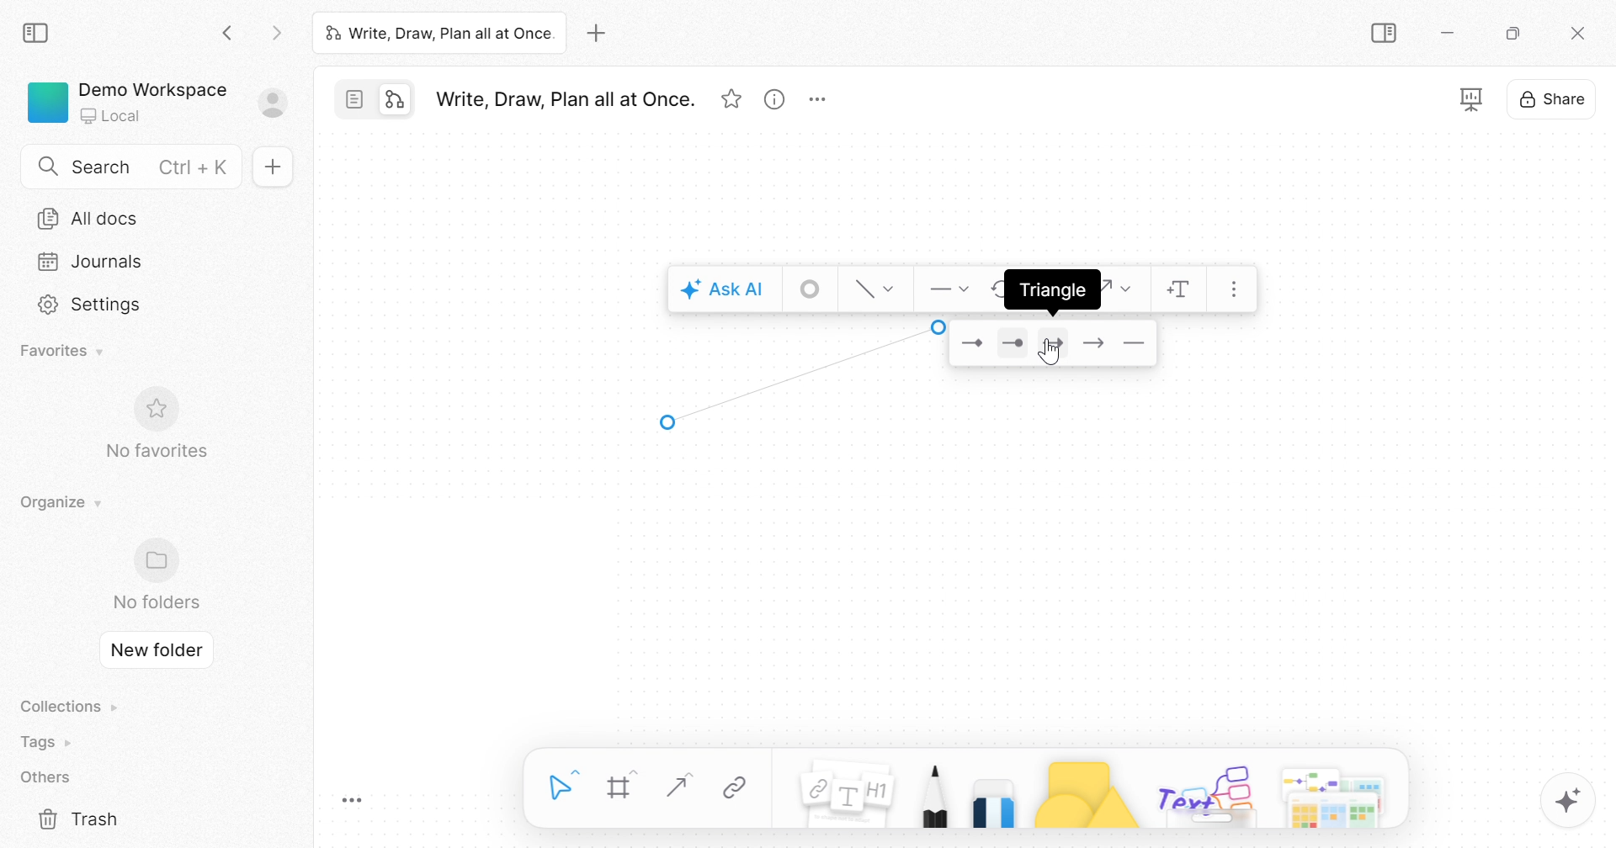 This screenshot has width=1616, height=848. Describe the element at coordinates (45, 778) in the screenshot. I see `Others` at that location.